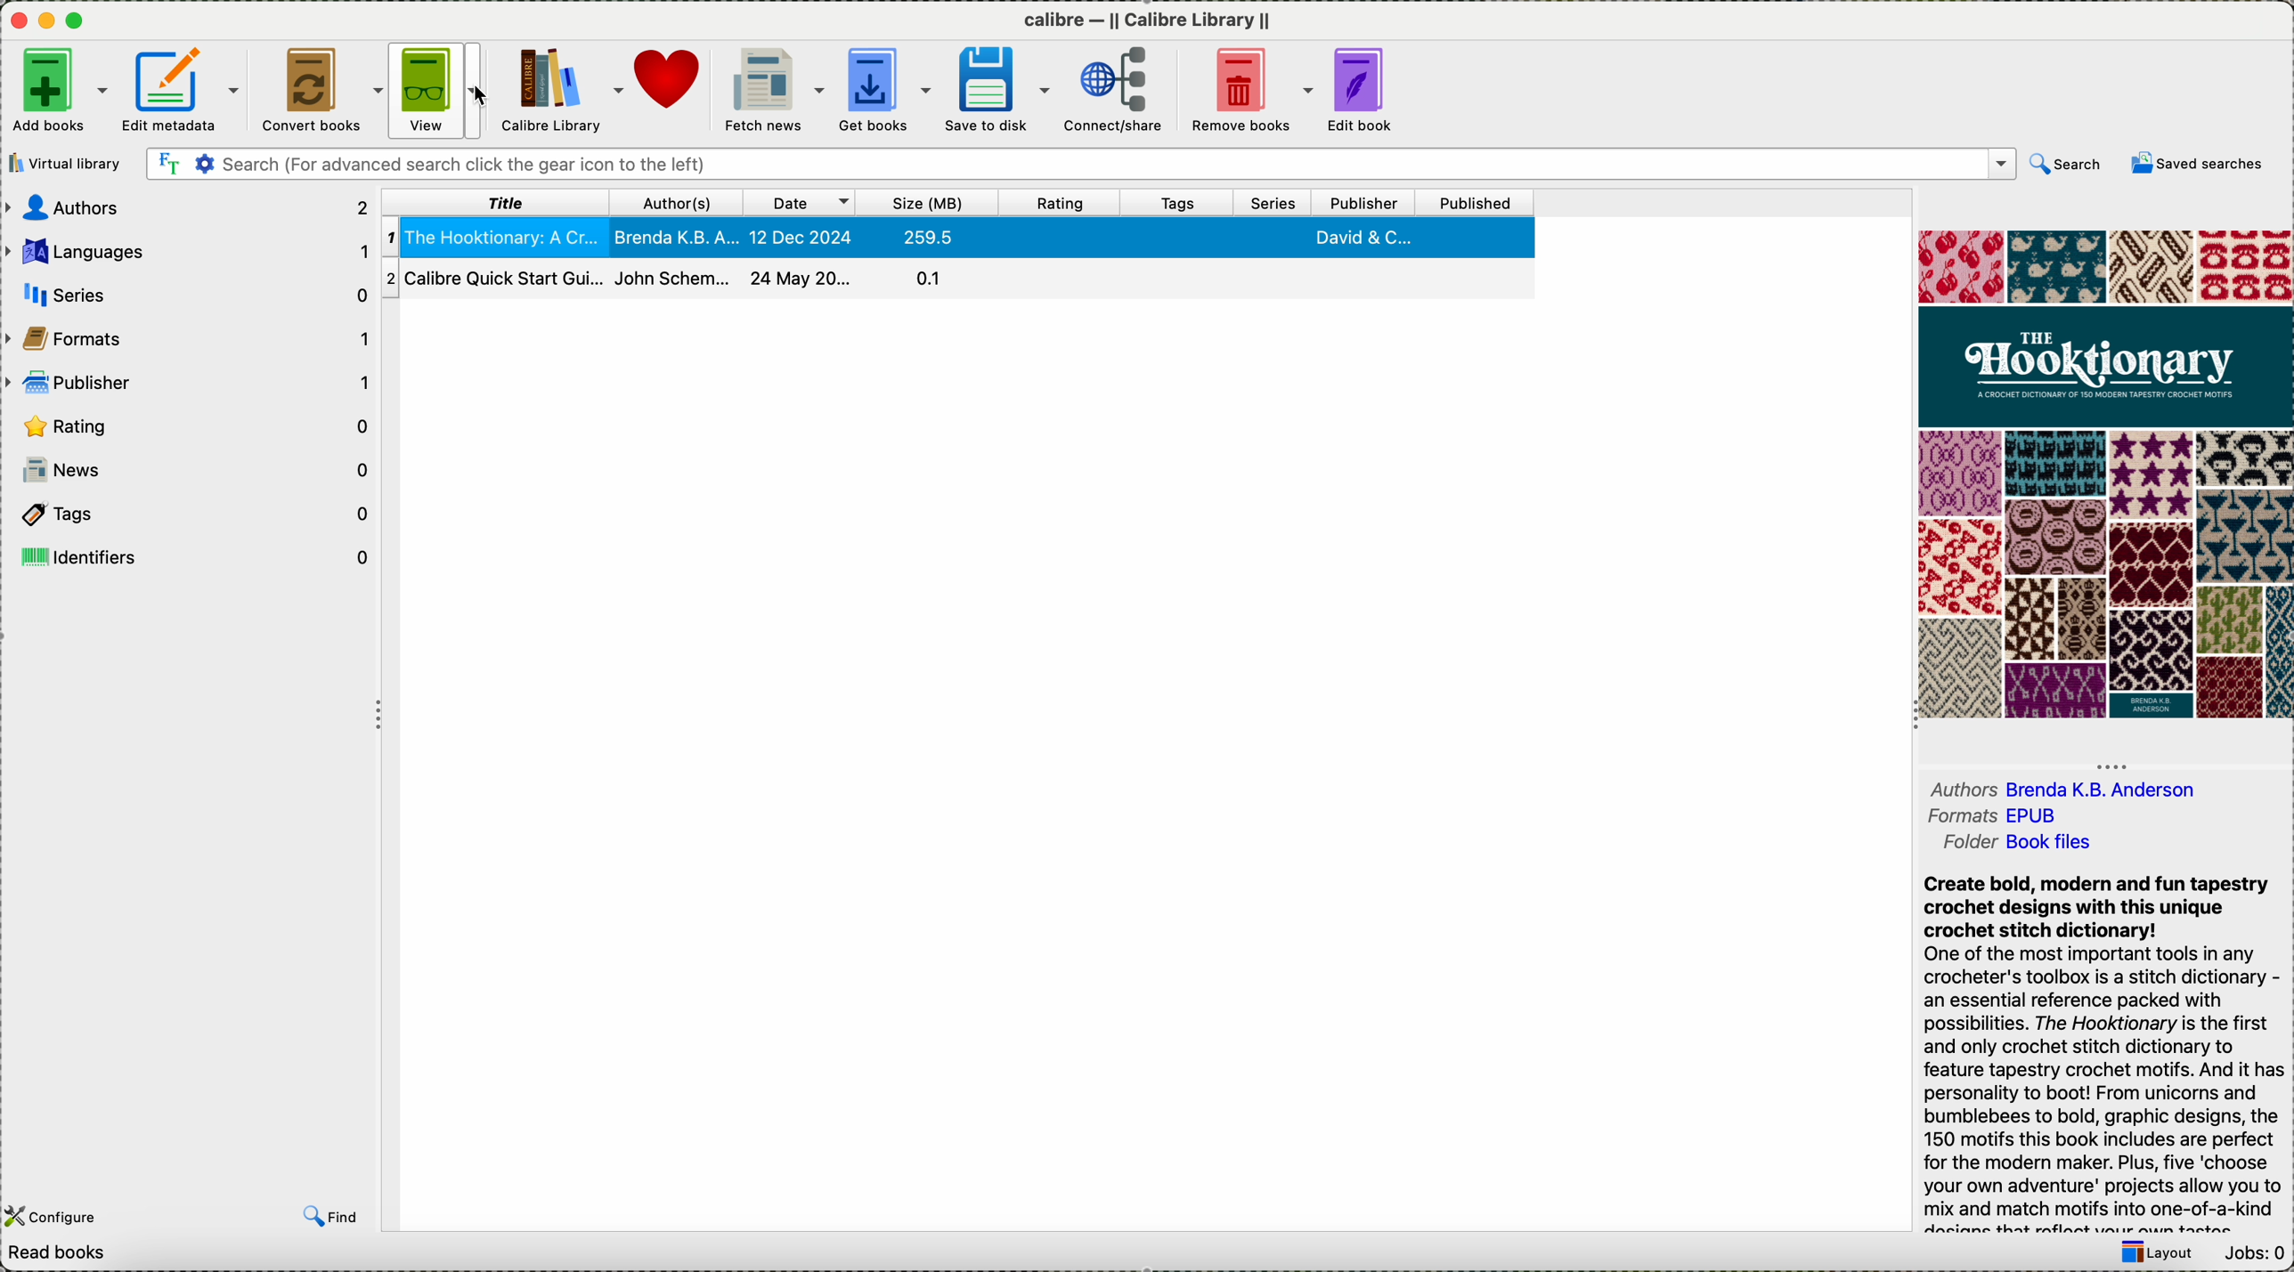 This screenshot has width=2294, height=1272. I want to click on maximize program, so click(76, 21).